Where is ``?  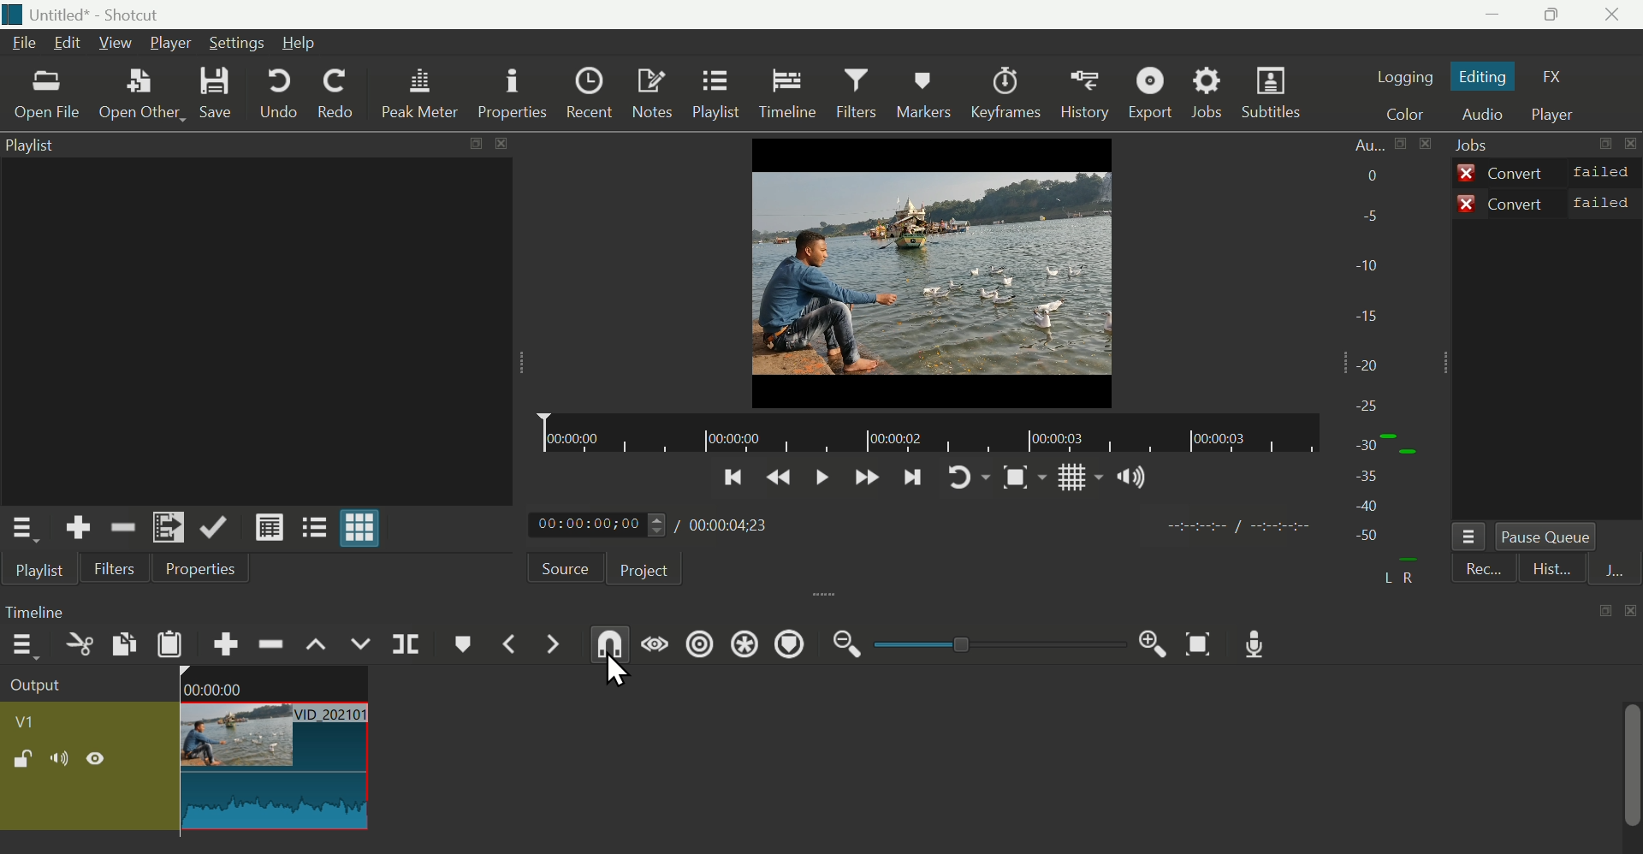  is located at coordinates (1258, 644).